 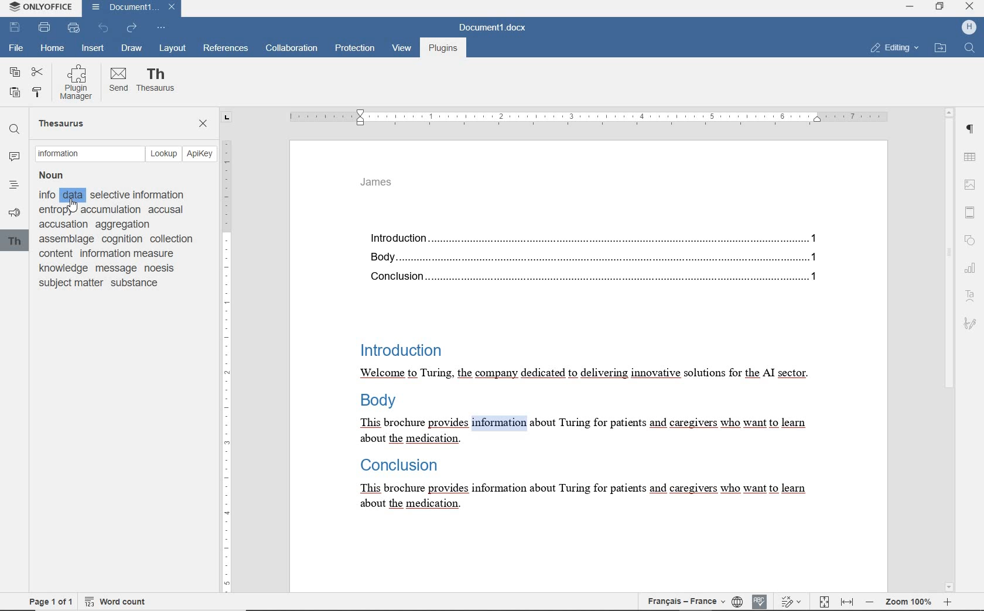 What do you see at coordinates (602, 258) in the screenshot?
I see `Body....1` at bounding box center [602, 258].